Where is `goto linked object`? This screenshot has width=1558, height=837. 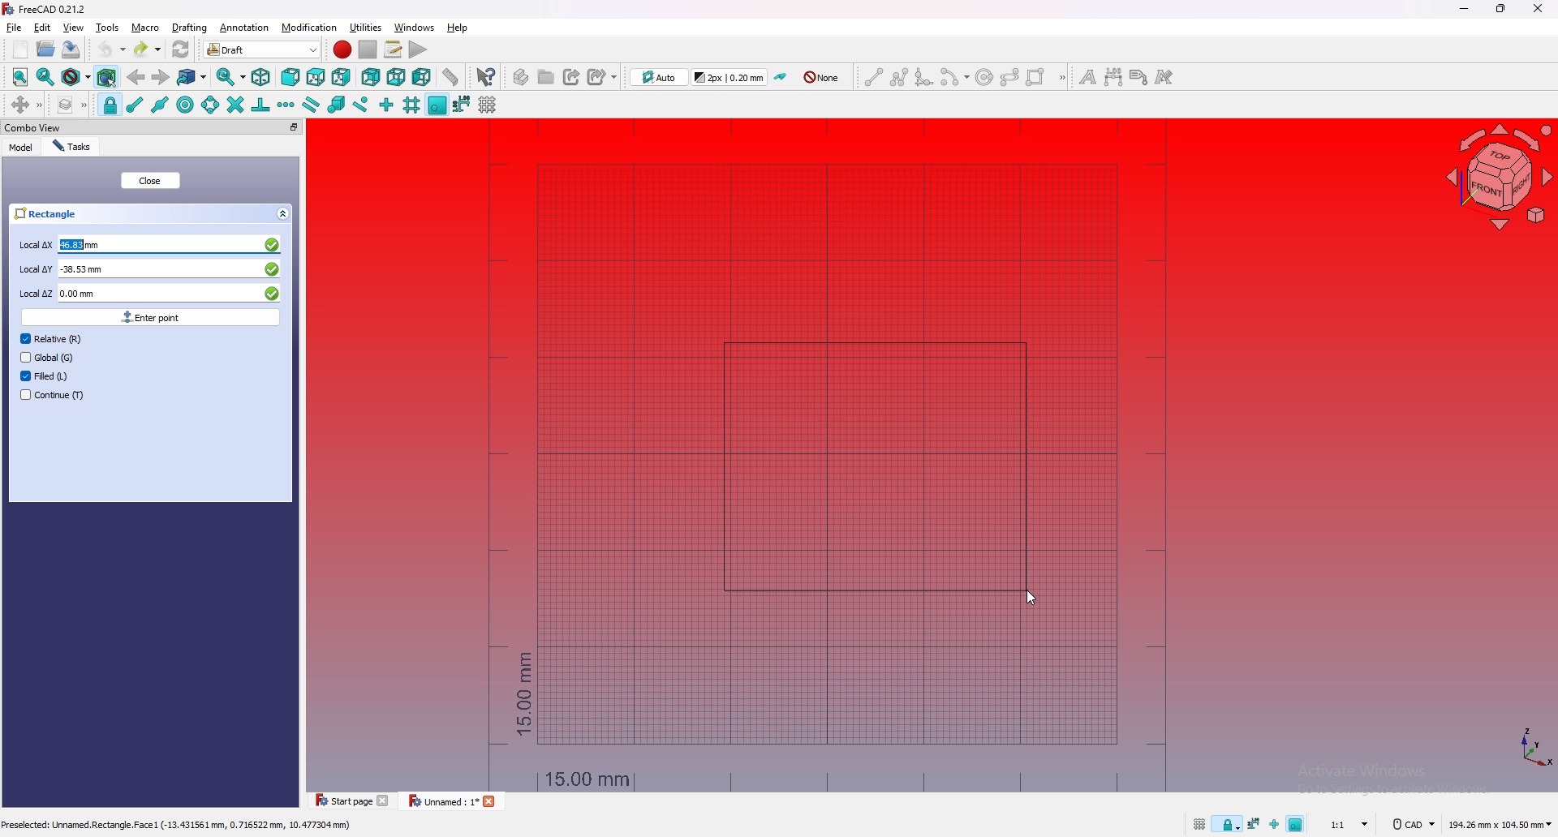
goto linked object is located at coordinates (193, 78).